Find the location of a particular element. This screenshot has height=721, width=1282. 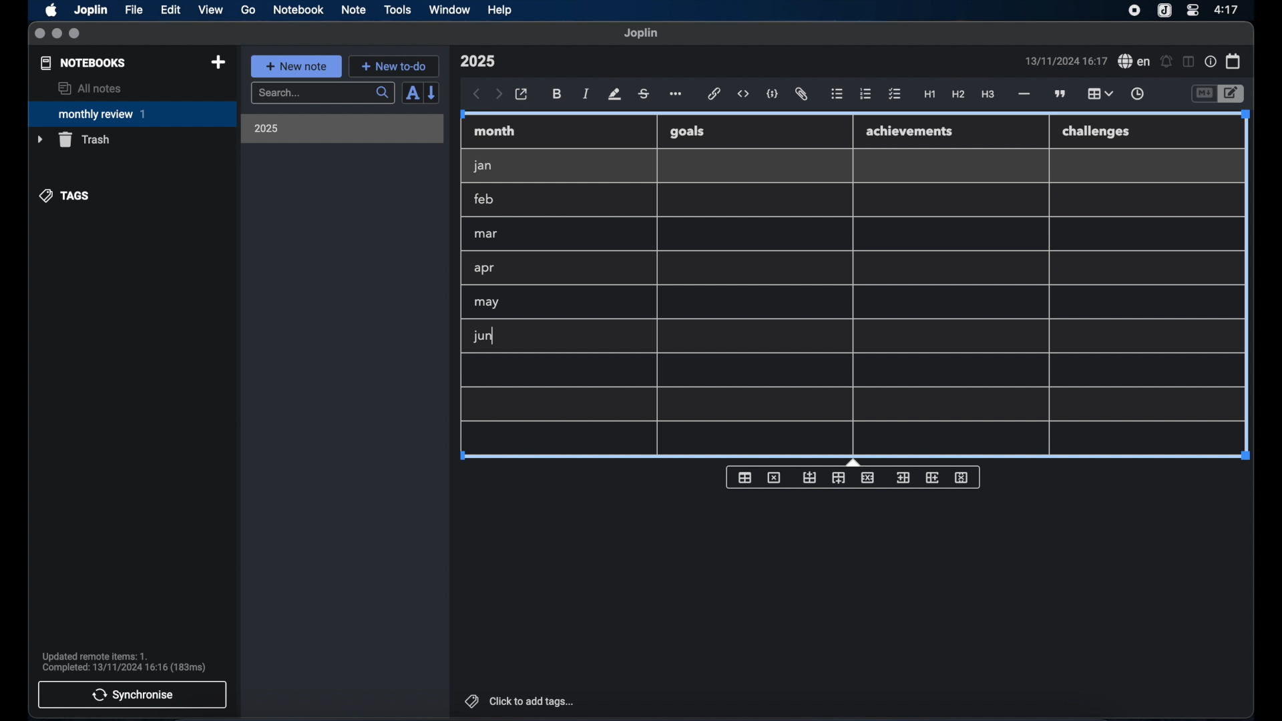

hyperlink is located at coordinates (714, 93).